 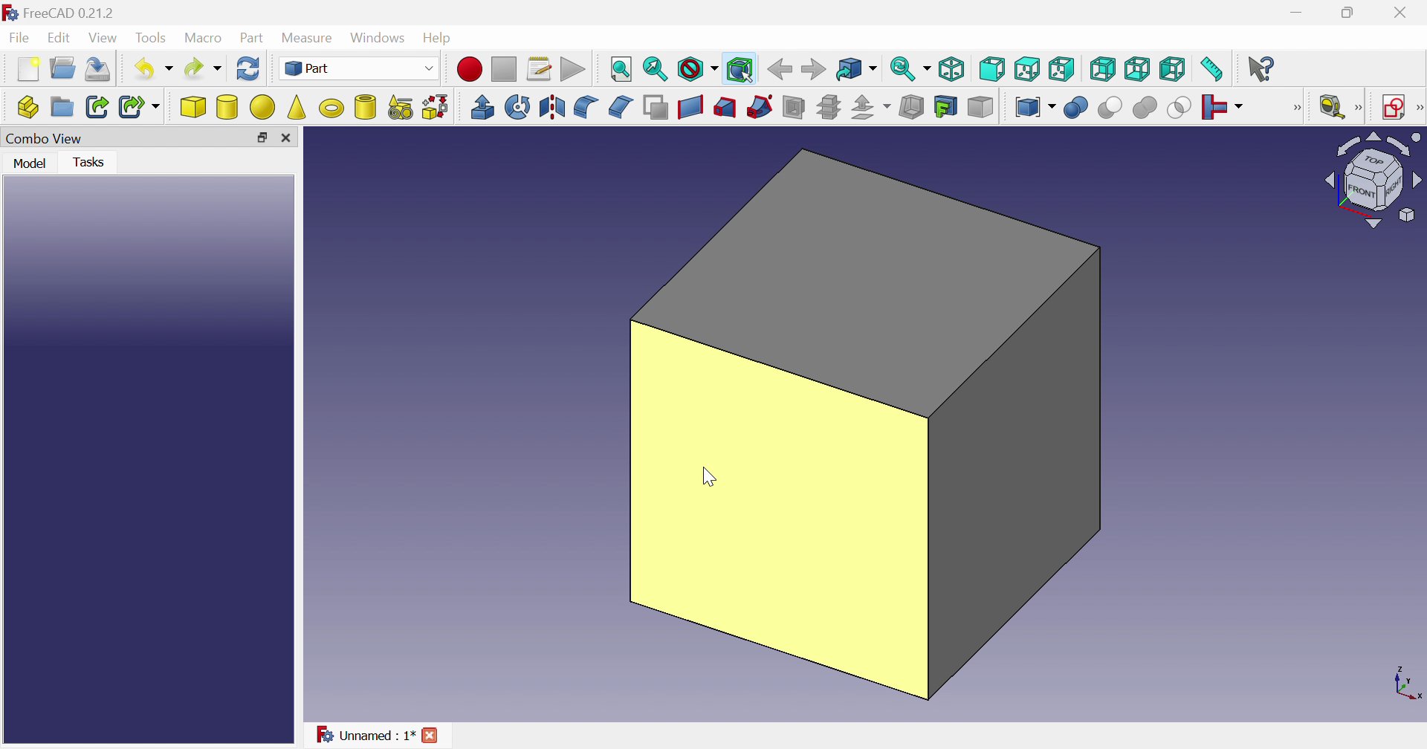 I want to click on Model, so click(x=28, y=162).